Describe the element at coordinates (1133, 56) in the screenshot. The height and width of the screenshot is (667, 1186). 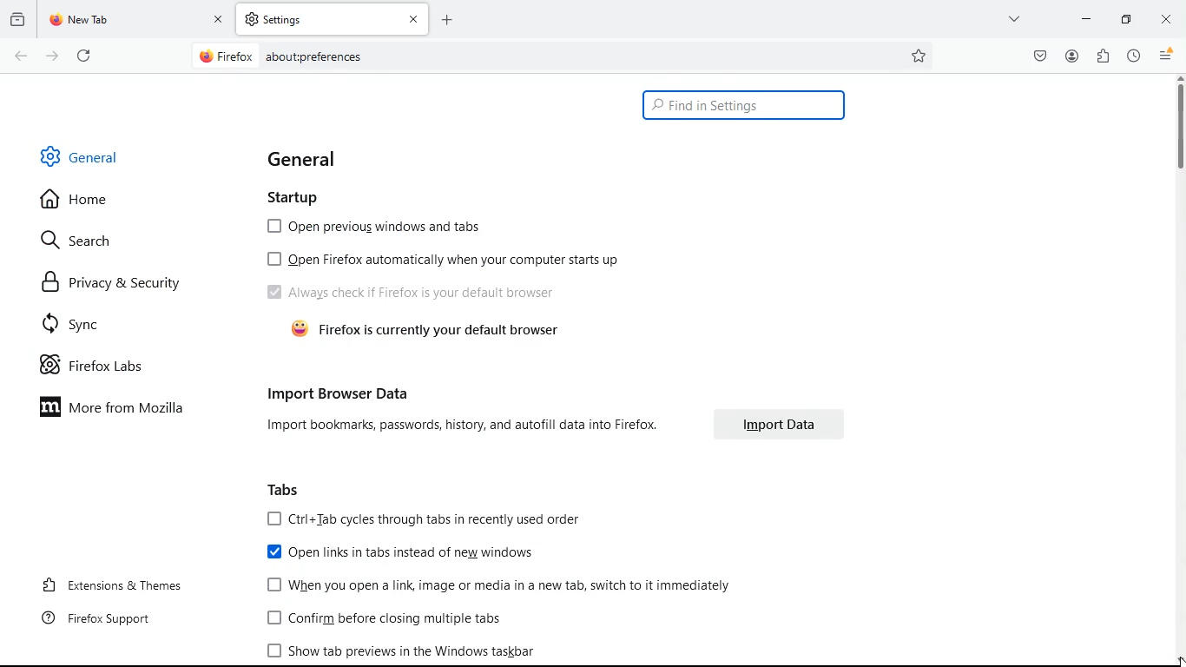
I see `history` at that location.